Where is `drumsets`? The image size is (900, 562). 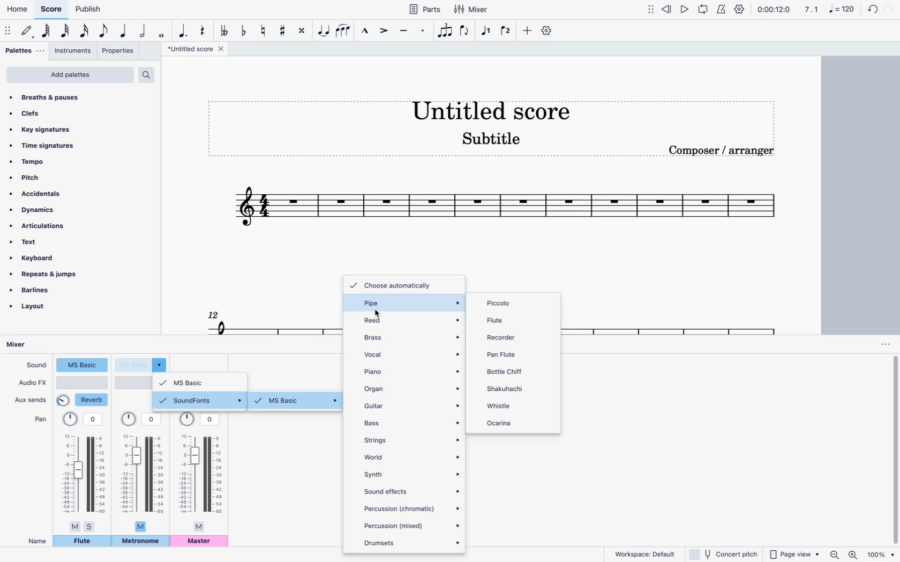 drumsets is located at coordinates (409, 543).